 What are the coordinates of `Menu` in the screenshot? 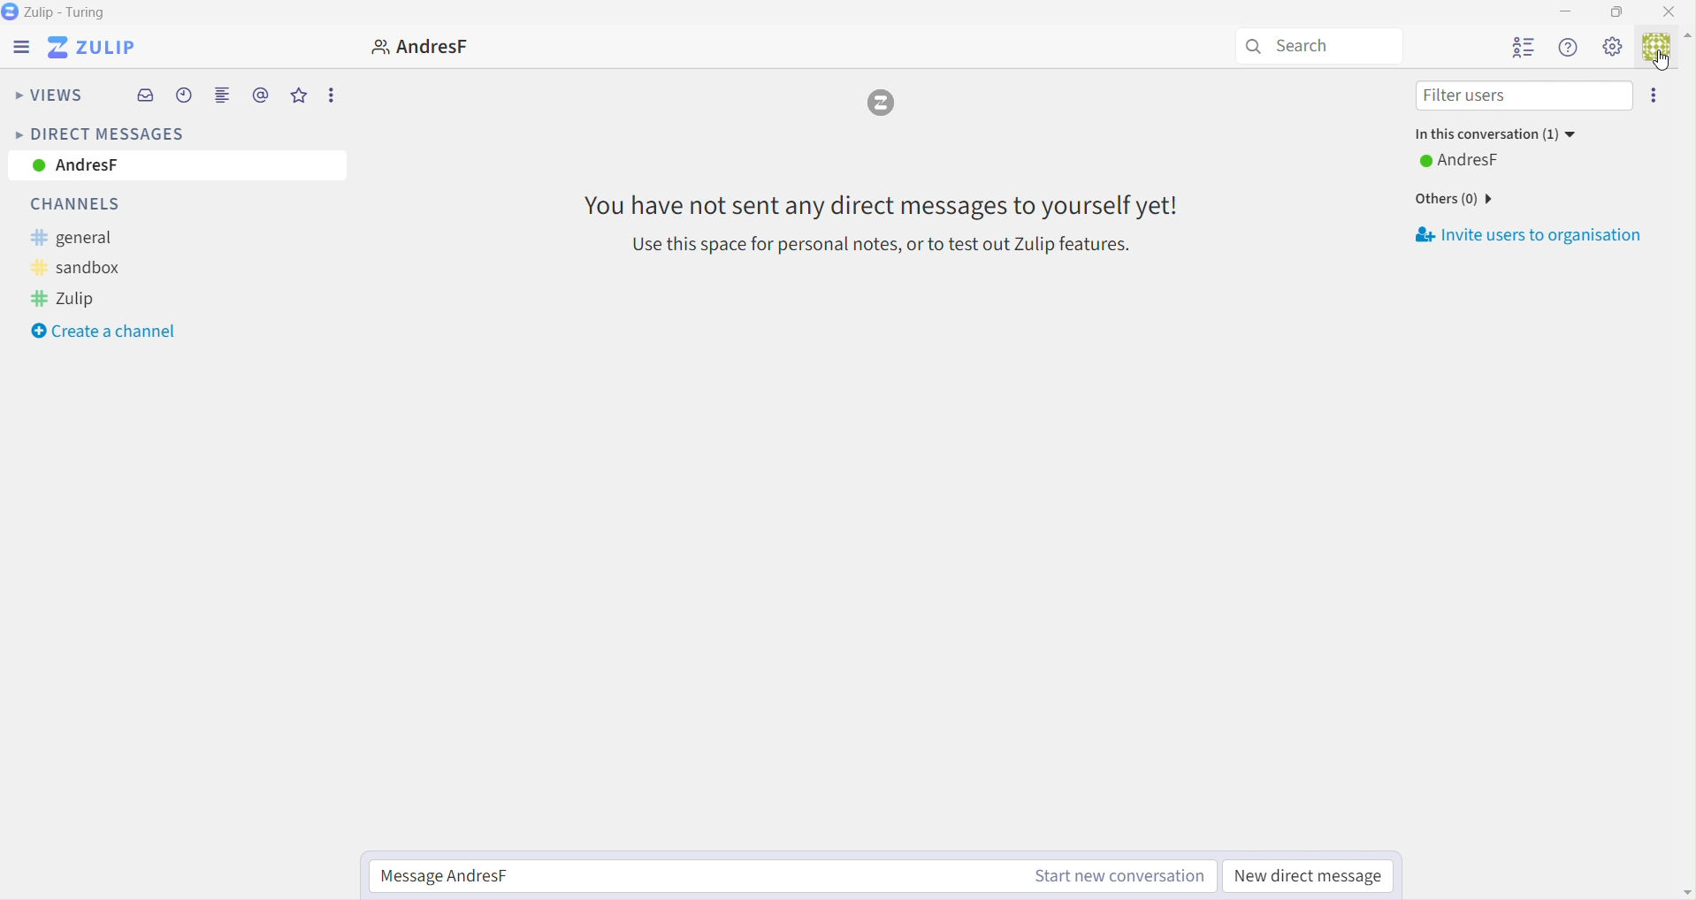 It's located at (17, 47).